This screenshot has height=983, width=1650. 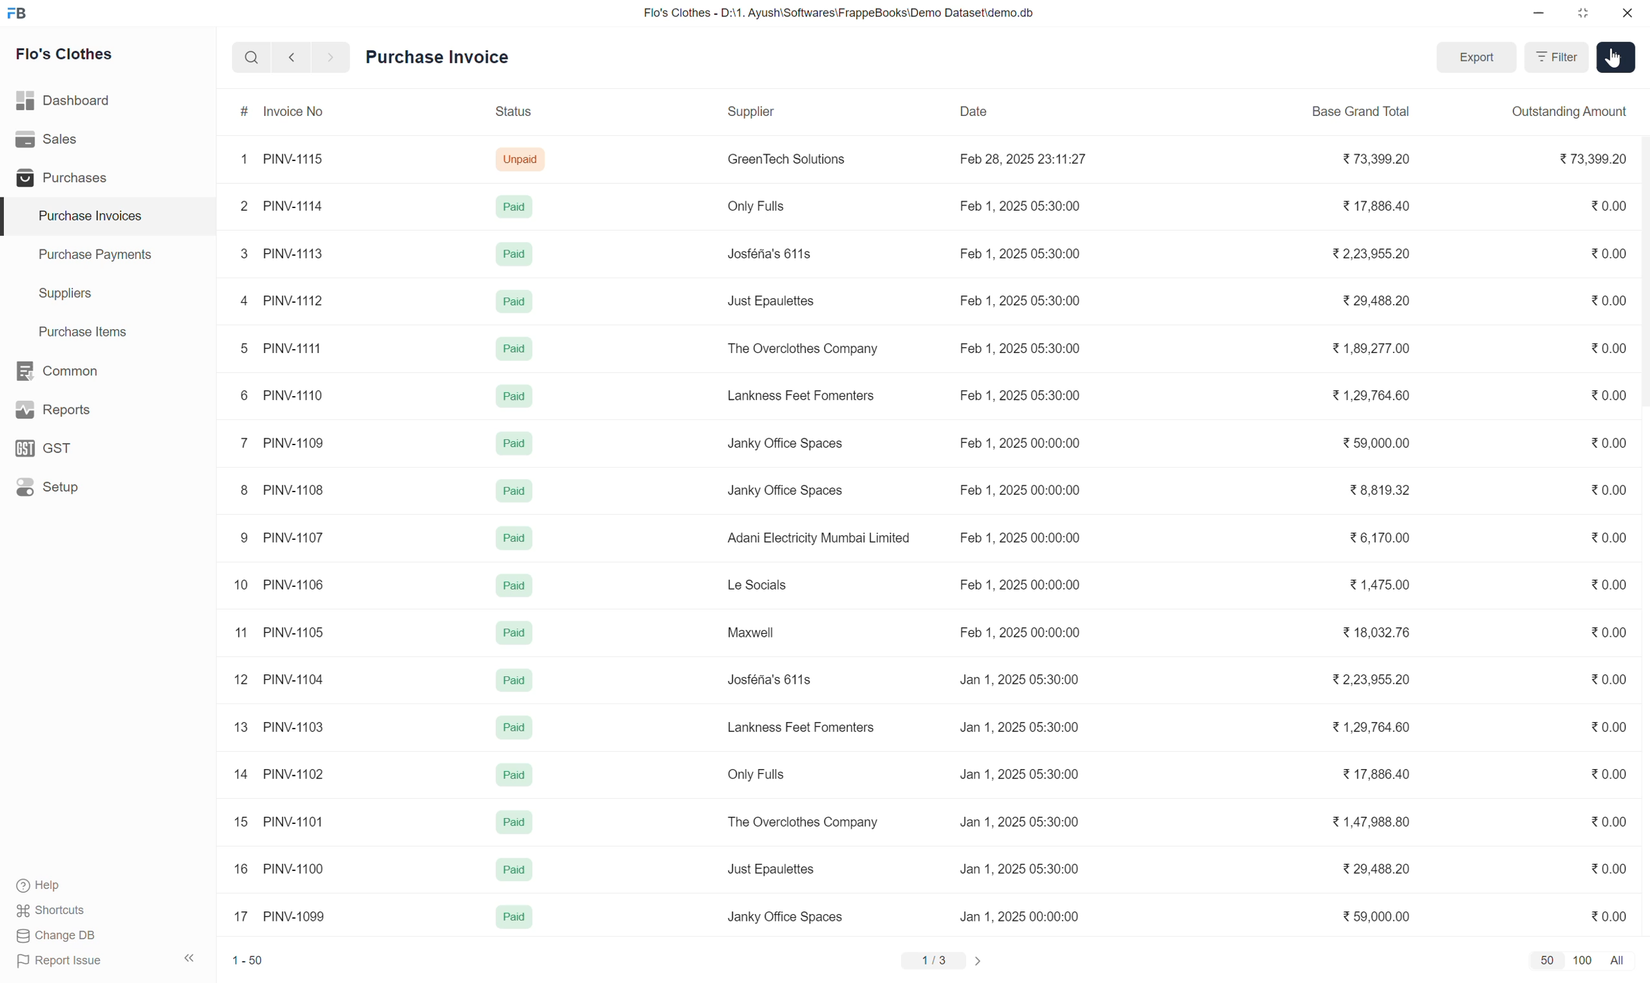 I want to click on 11, so click(x=242, y=632).